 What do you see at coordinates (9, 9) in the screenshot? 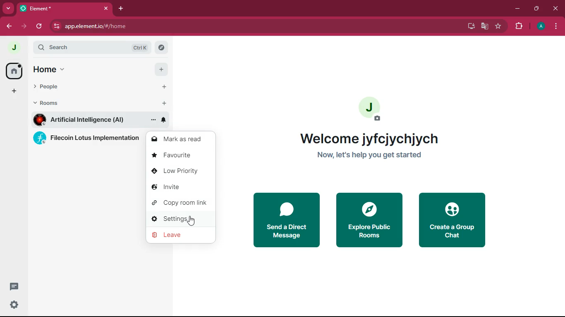
I see `more` at bounding box center [9, 9].